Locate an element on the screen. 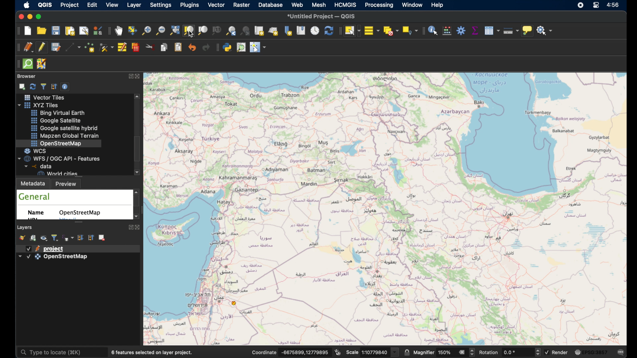 This screenshot has height=358, width=637. window is located at coordinates (412, 5).